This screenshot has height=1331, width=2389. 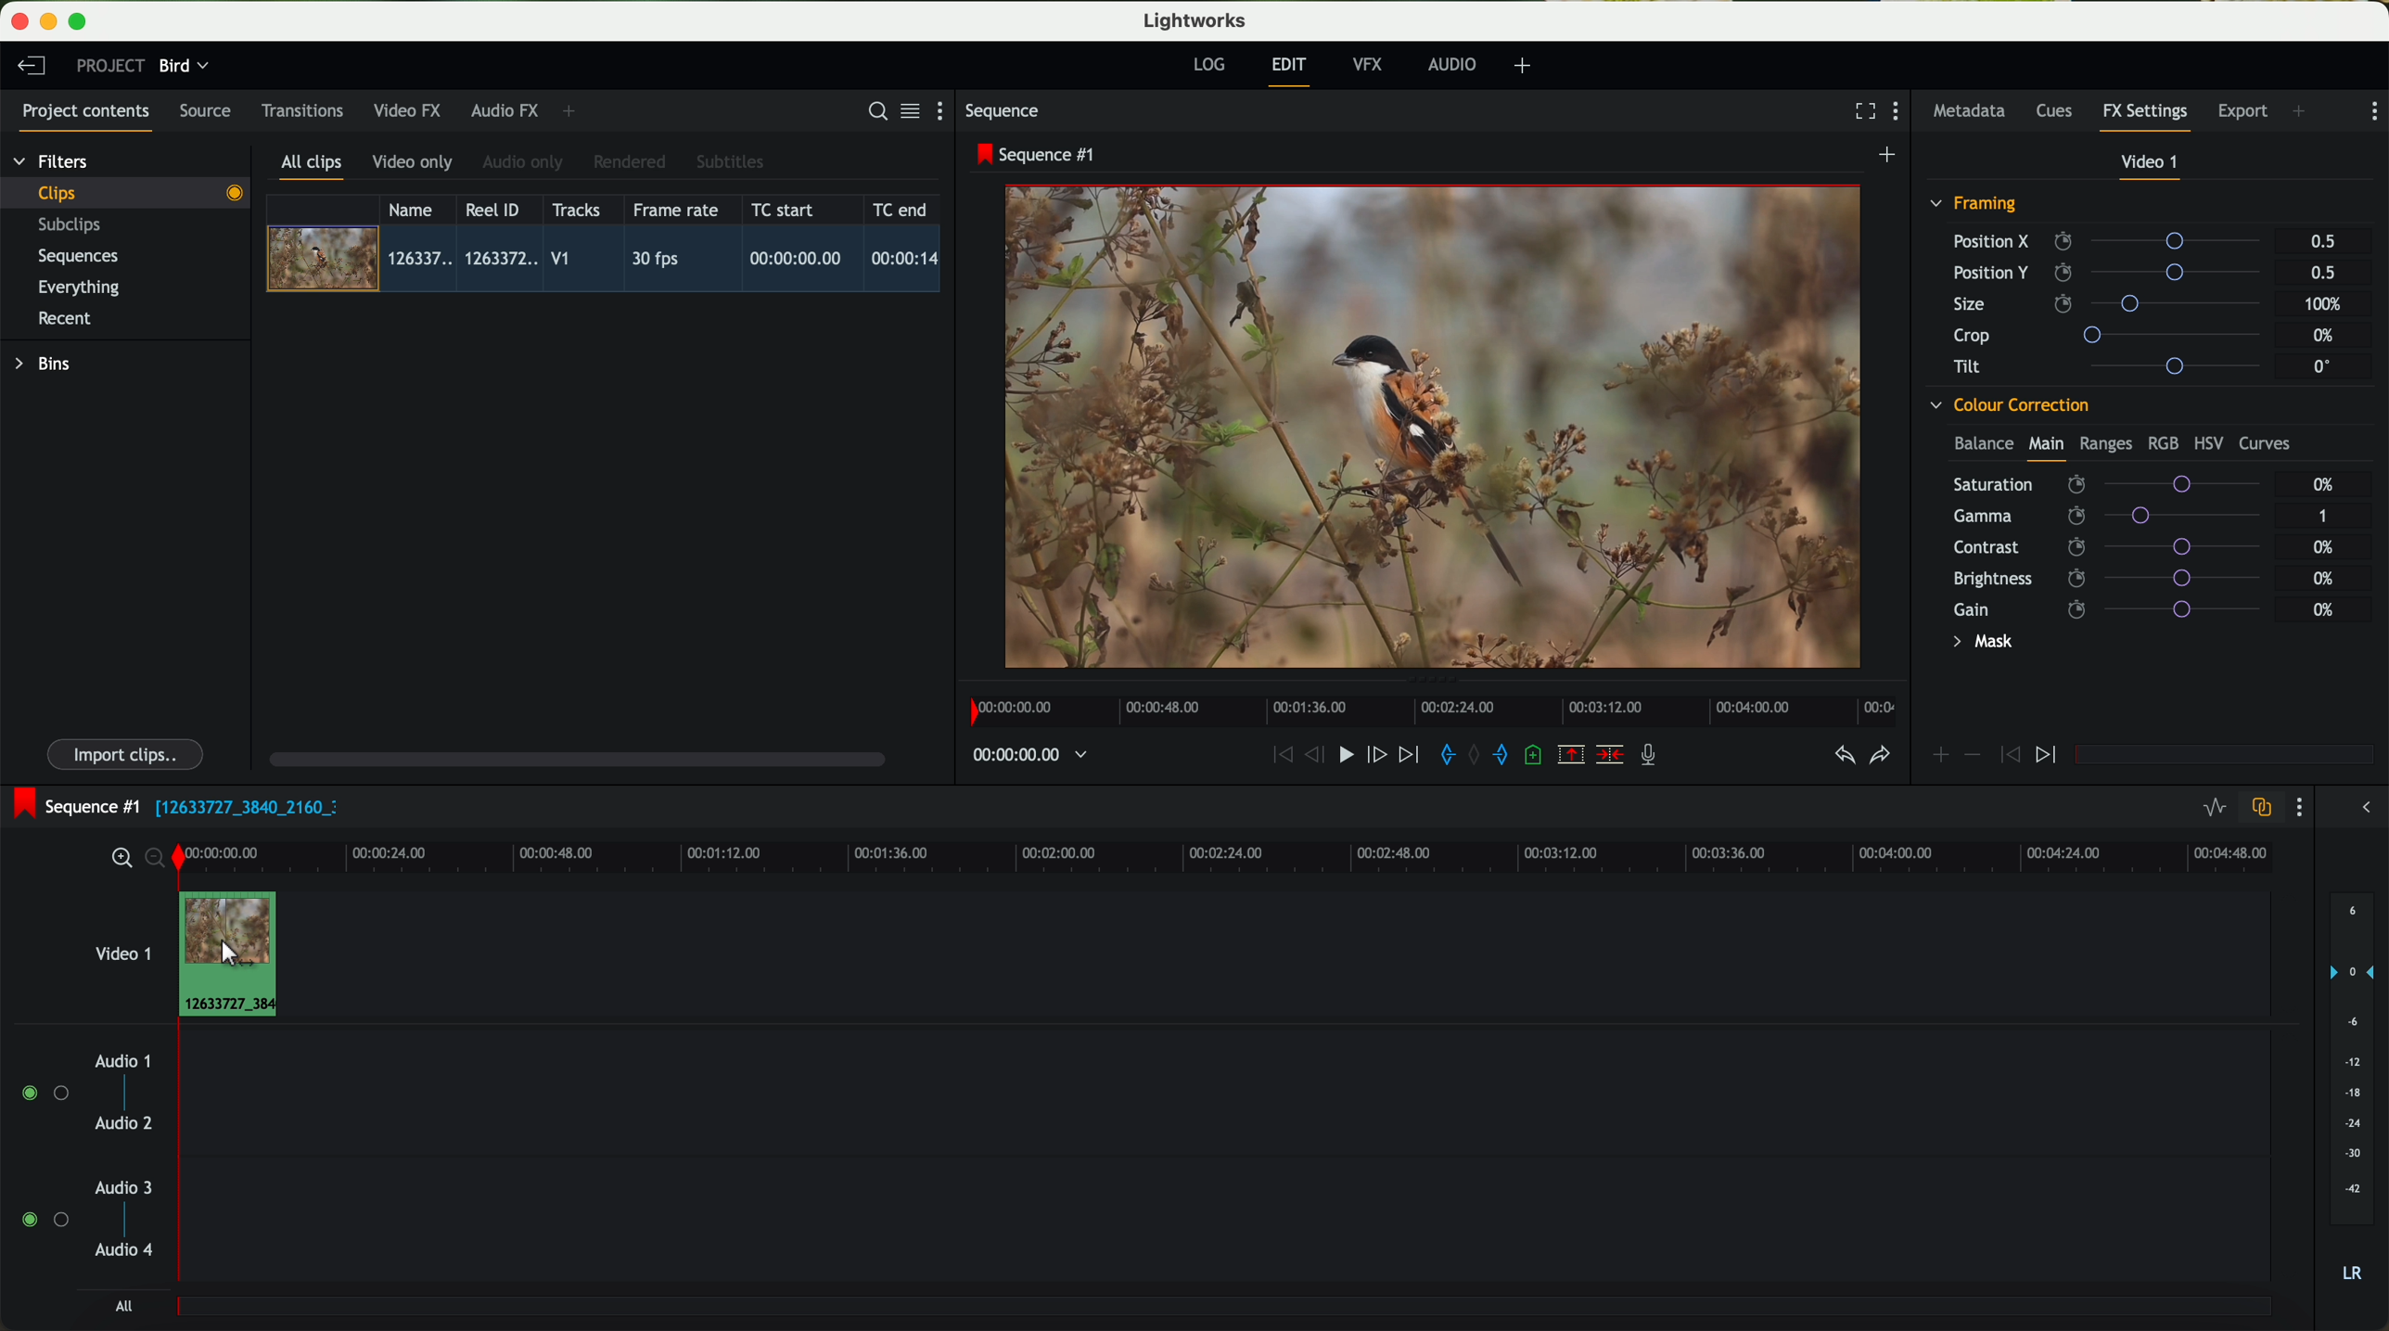 What do you see at coordinates (2114, 241) in the screenshot?
I see `position X` at bounding box center [2114, 241].